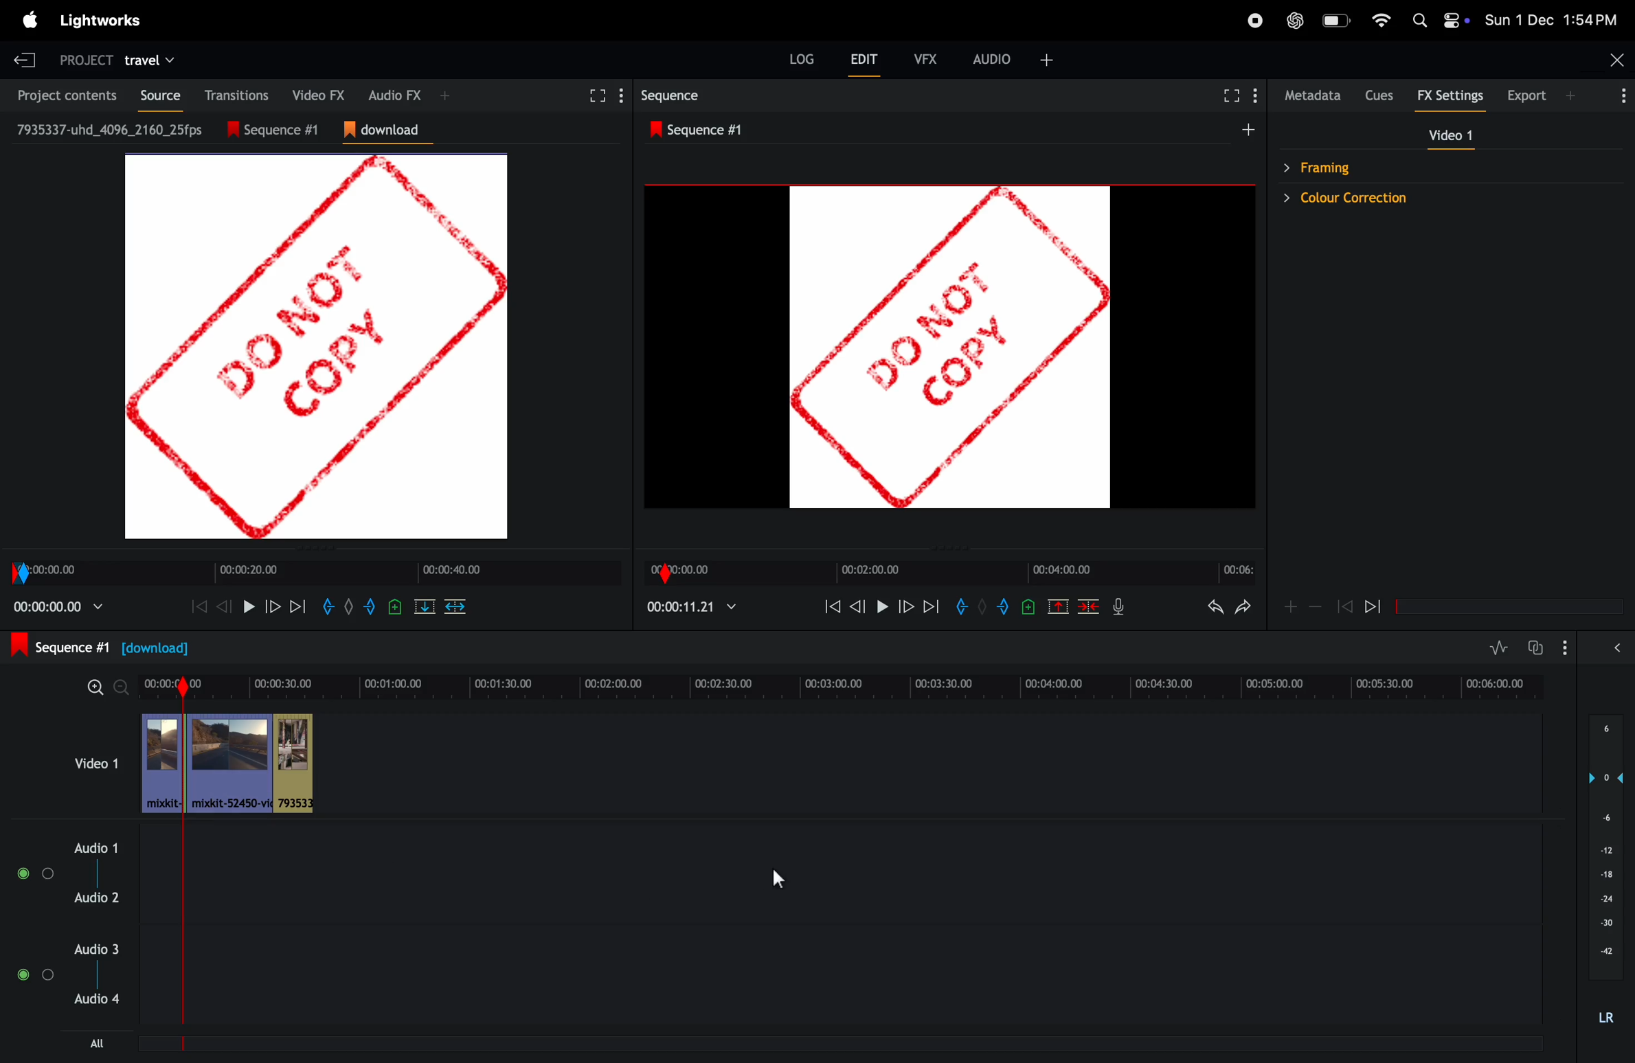  I want to click on pause play, so click(882, 606).